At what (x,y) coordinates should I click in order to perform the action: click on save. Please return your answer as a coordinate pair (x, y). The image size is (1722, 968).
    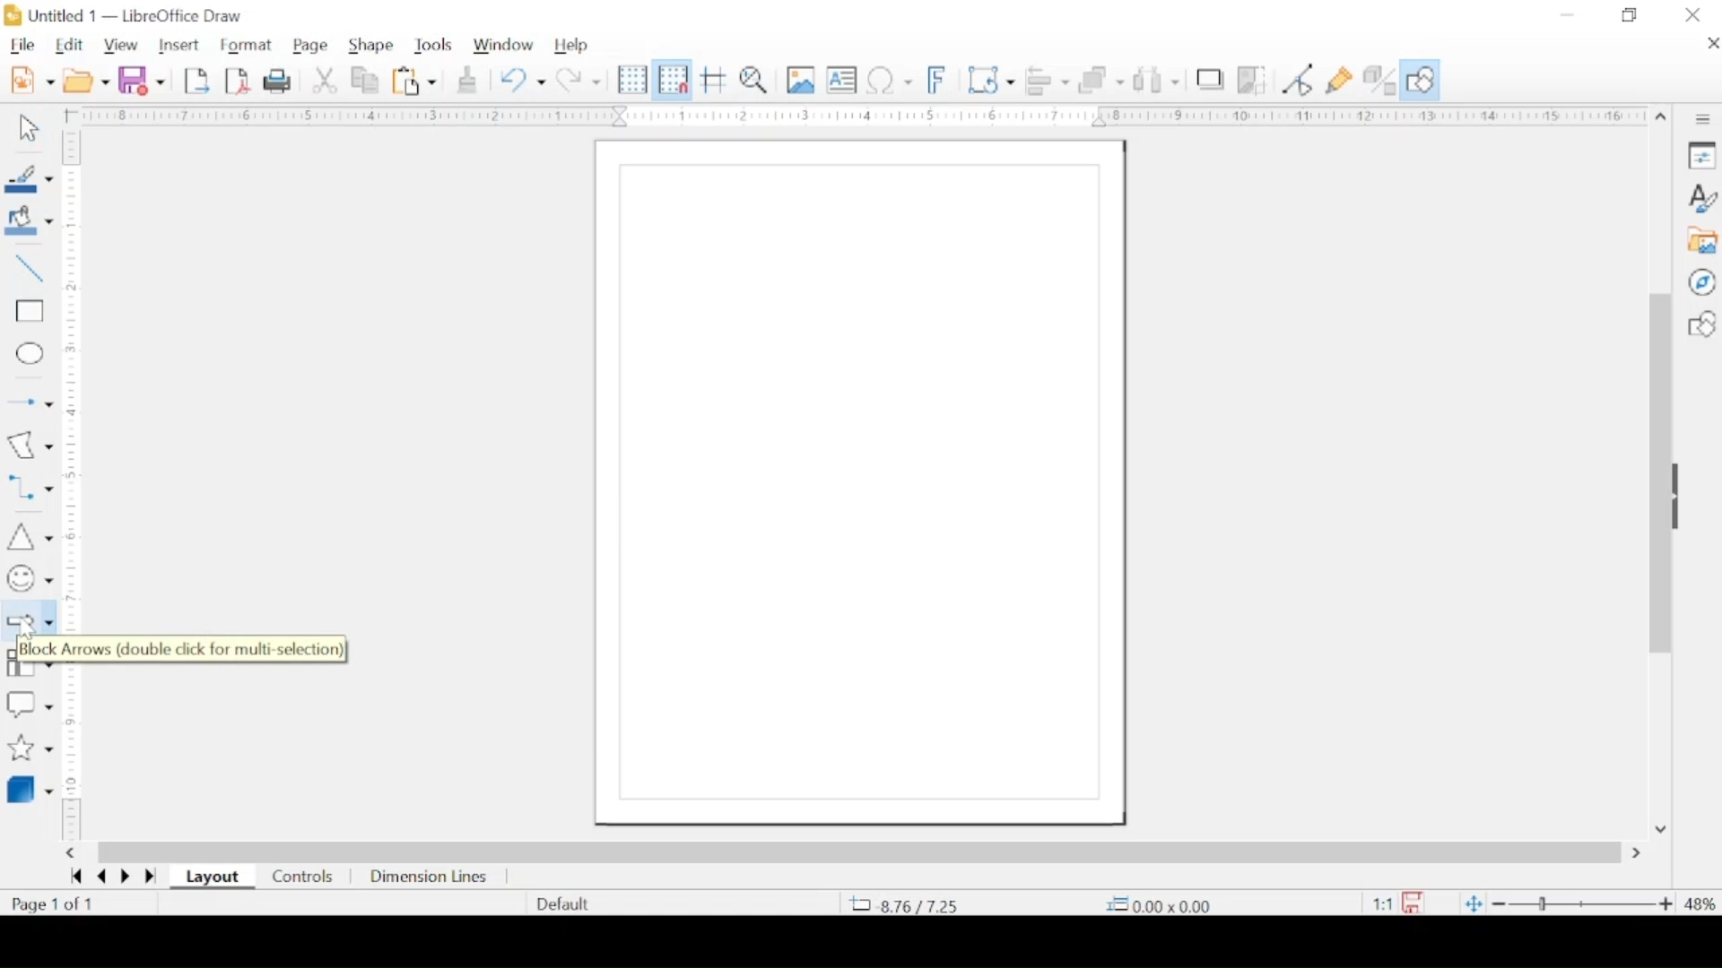
    Looking at the image, I should click on (142, 79).